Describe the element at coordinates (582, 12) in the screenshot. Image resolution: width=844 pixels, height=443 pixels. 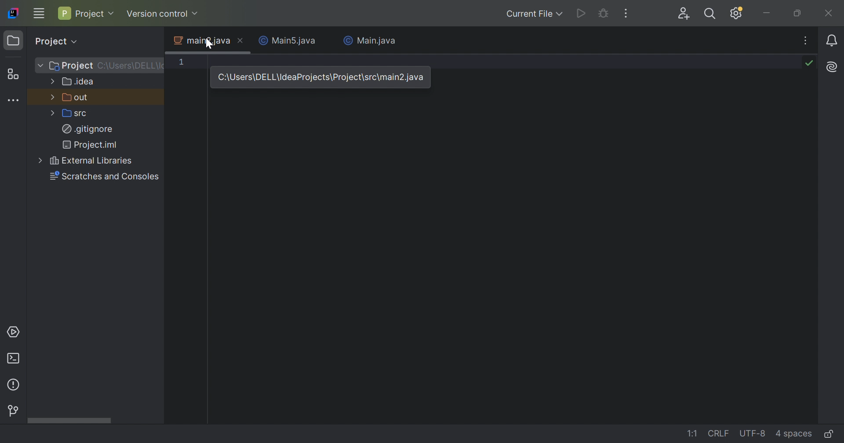
I see `Run` at that location.